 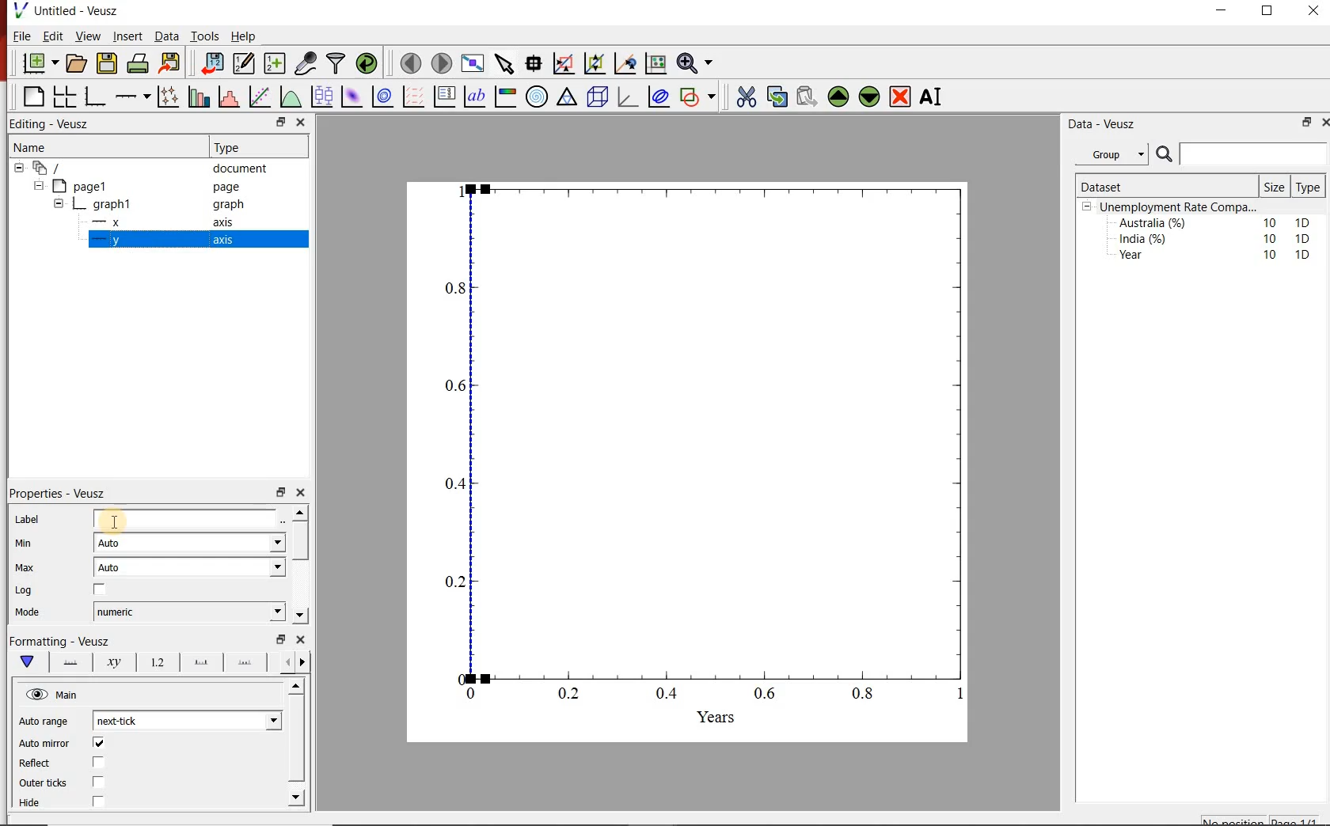 What do you see at coordinates (101, 744) in the screenshot?
I see `checkbox` at bounding box center [101, 744].